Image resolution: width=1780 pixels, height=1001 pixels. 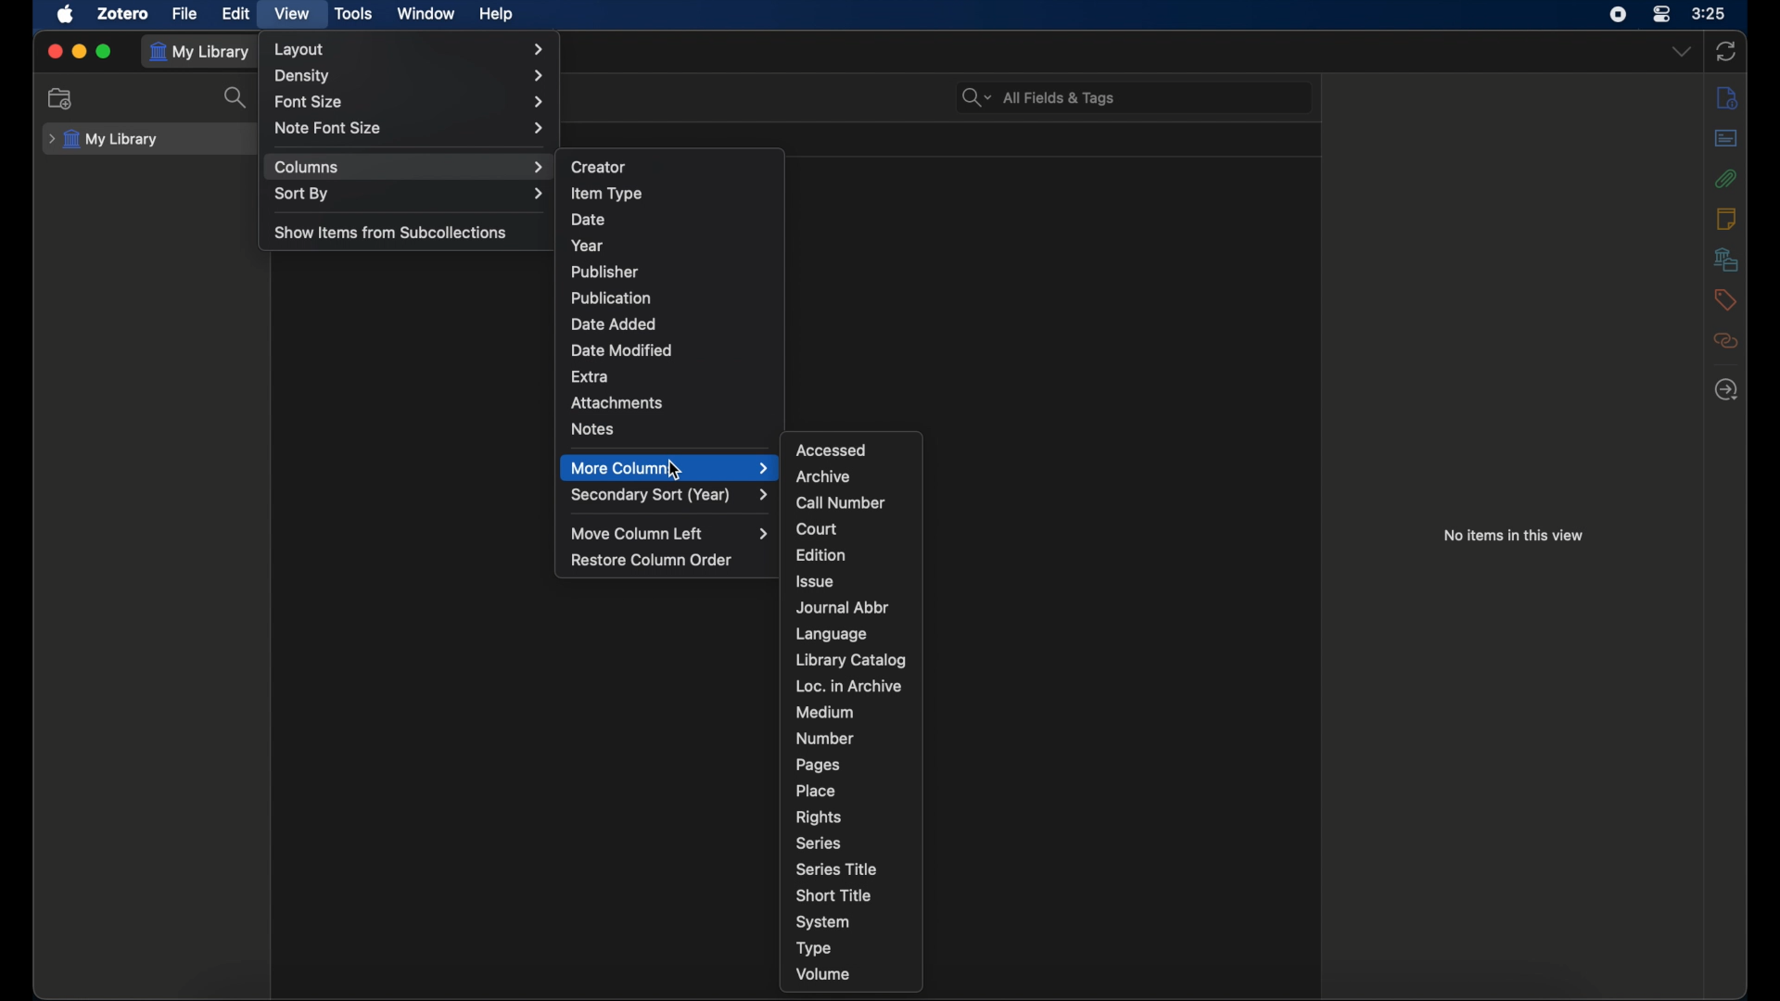 I want to click on journal abbr, so click(x=844, y=607).